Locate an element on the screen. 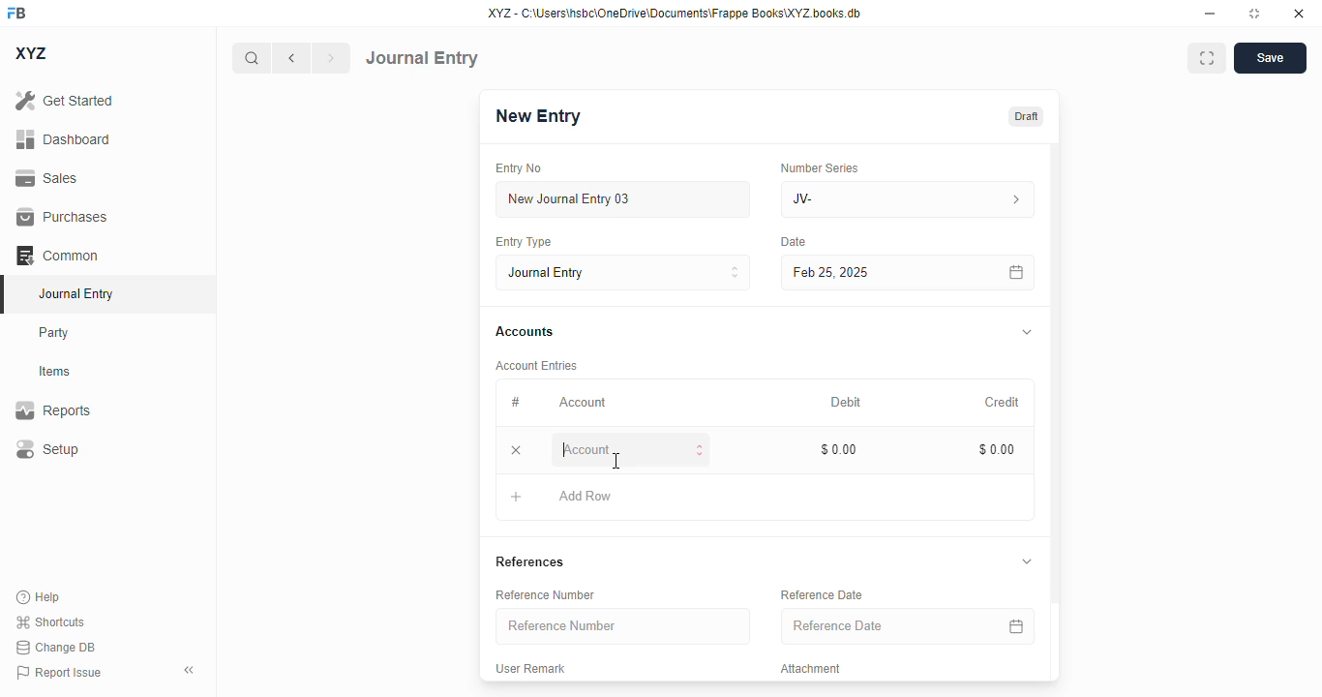 Image resolution: width=1322 pixels, height=697 pixels. account is located at coordinates (583, 403).